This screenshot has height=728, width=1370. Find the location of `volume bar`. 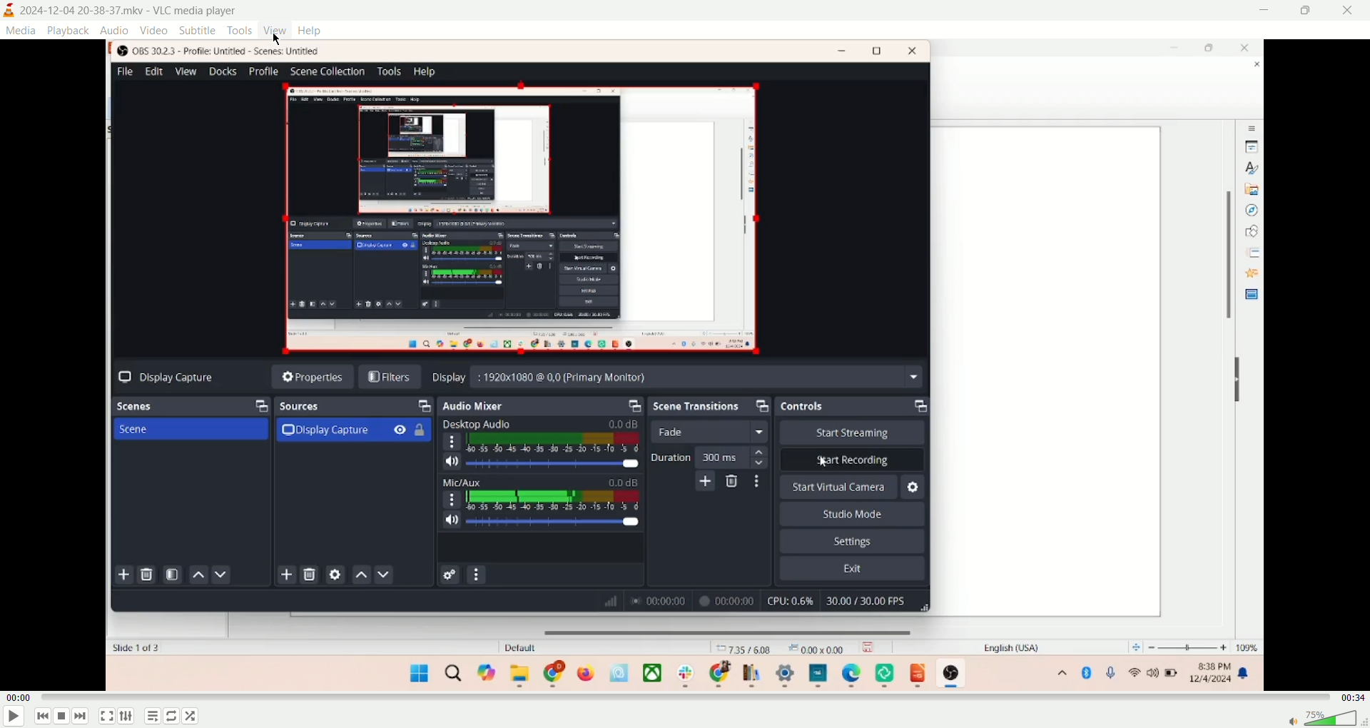

volume bar is located at coordinates (1323, 718).